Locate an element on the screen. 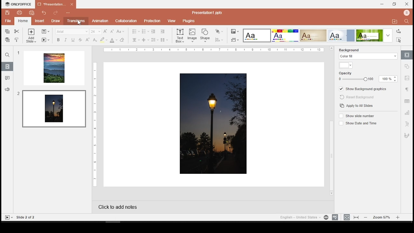 The width and height of the screenshot is (414, 233). onlyoffice is located at coordinates (17, 4).